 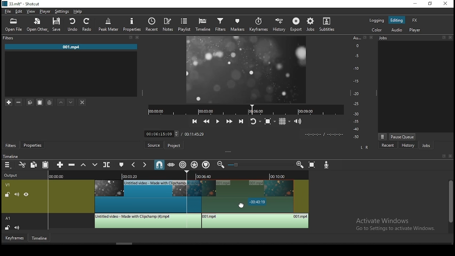 What do you see at coordinates (415, 21) in the screenshot?
I see `fx` at bounding box center [415, 21].